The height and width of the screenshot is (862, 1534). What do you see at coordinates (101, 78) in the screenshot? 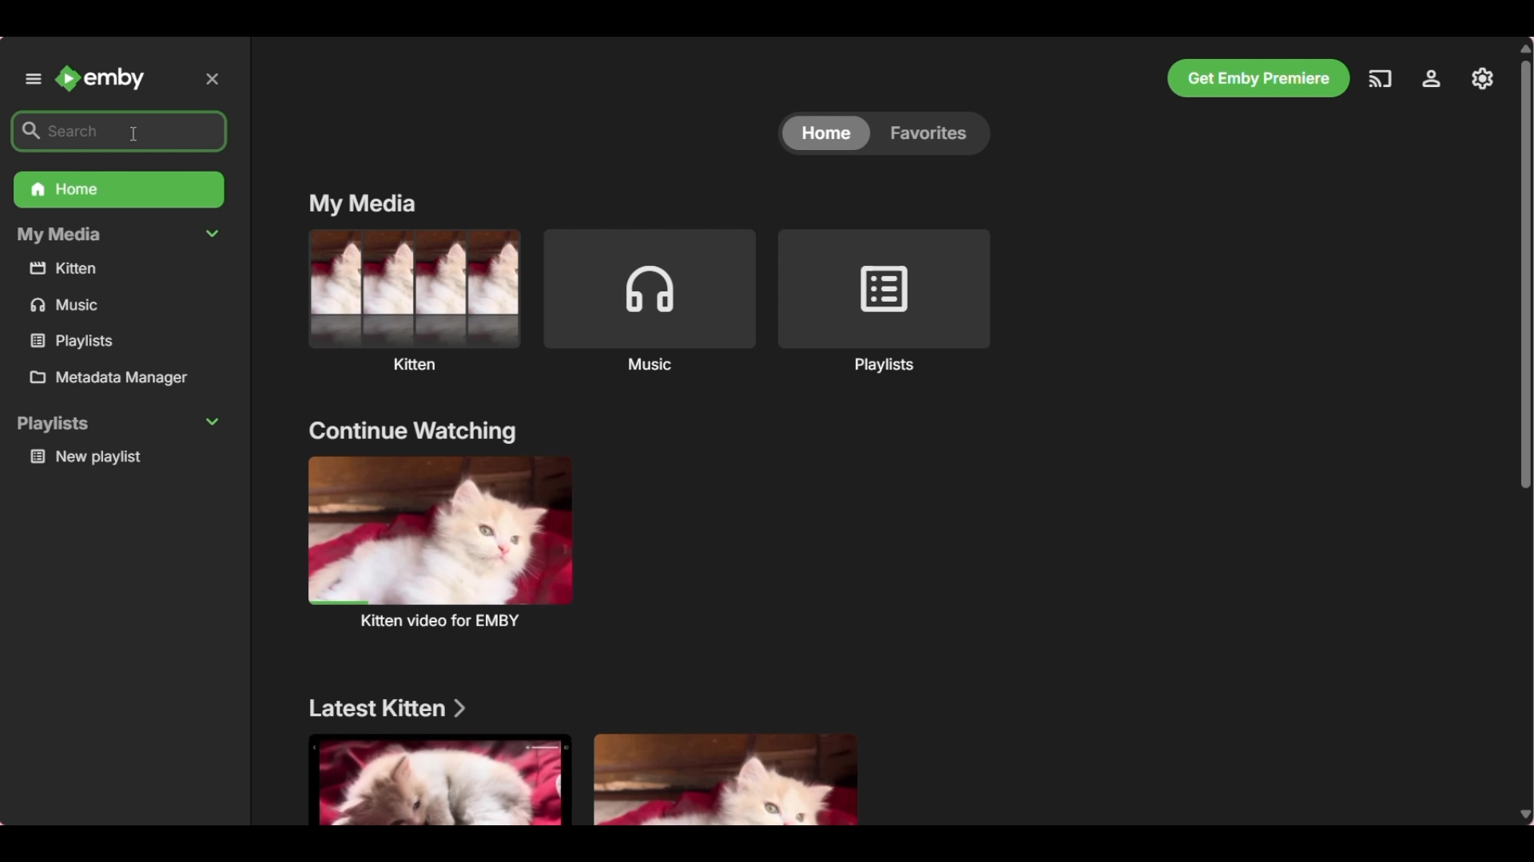
I see `Emby` at bounding box center [101, 78].